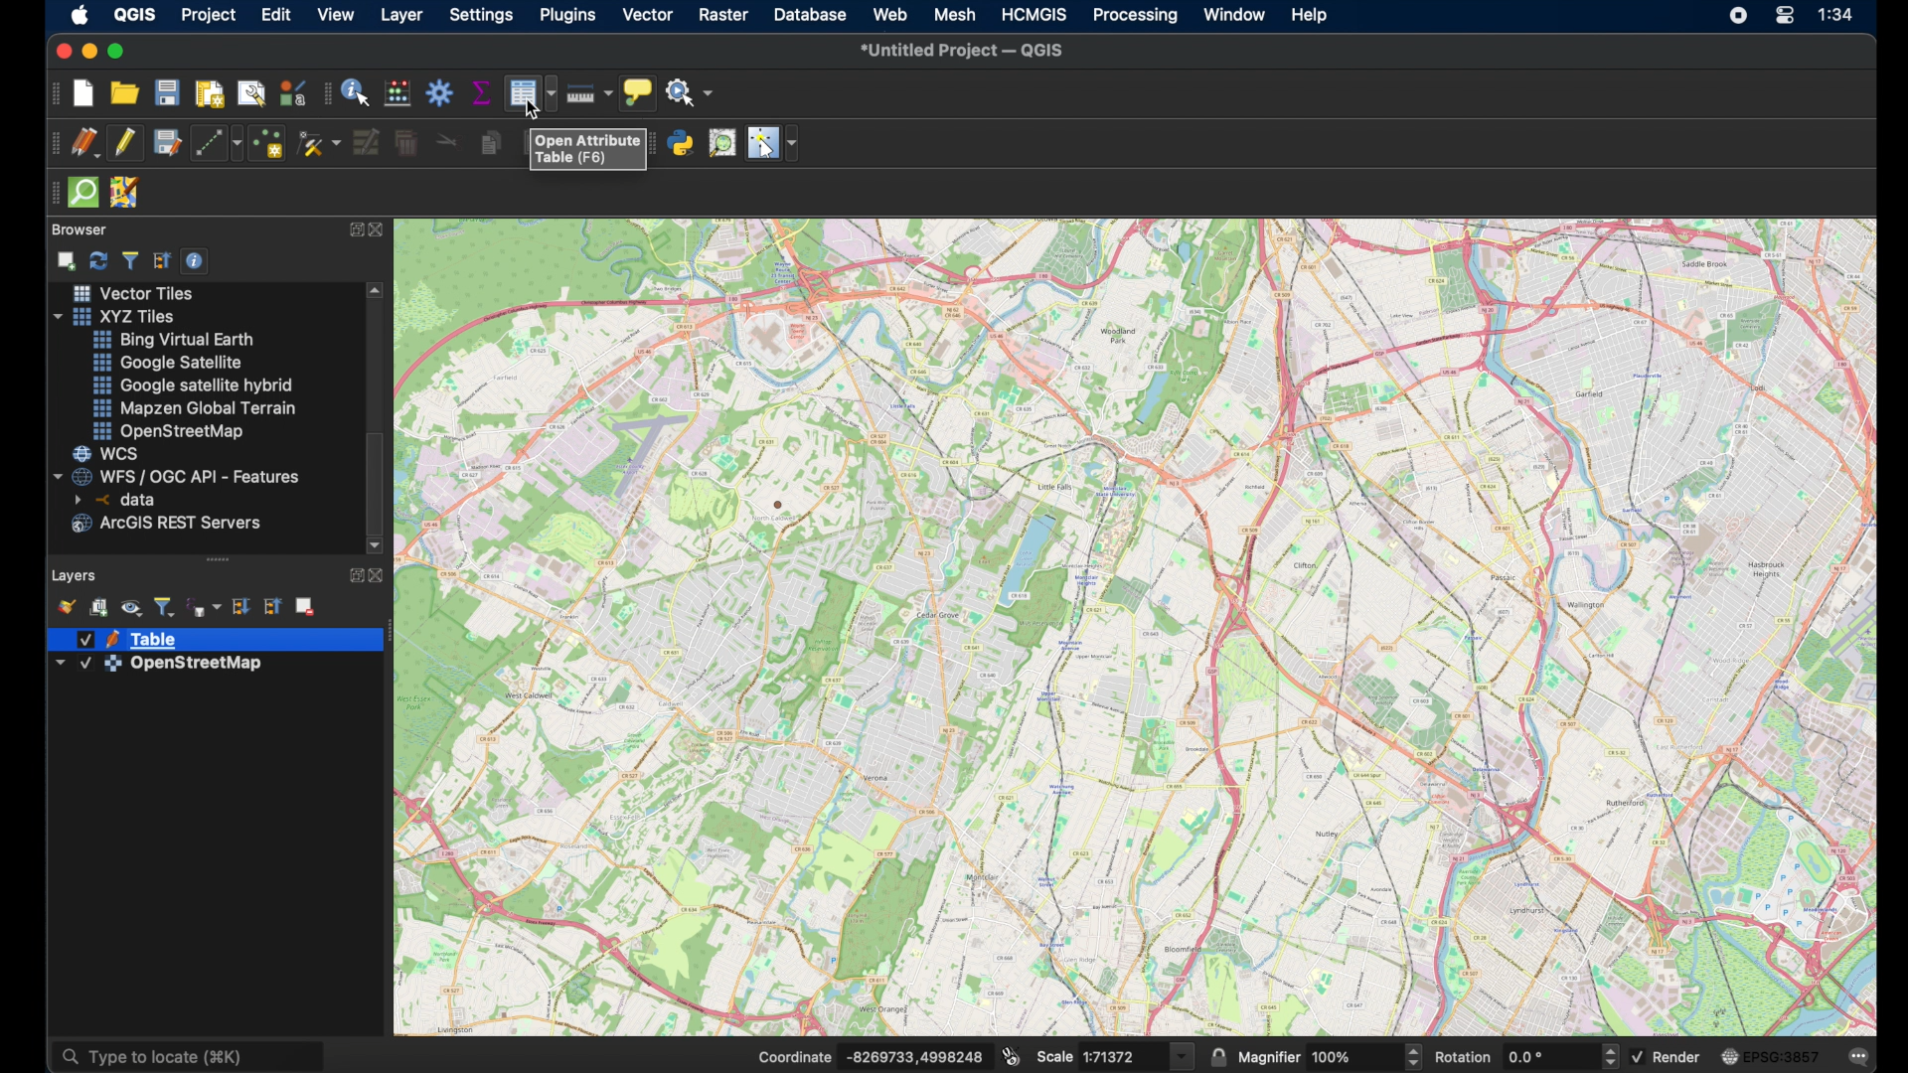  What do you see at coordinates (164, 90) in the screenshot?
I see `save project` at bounding box center [164, 90].